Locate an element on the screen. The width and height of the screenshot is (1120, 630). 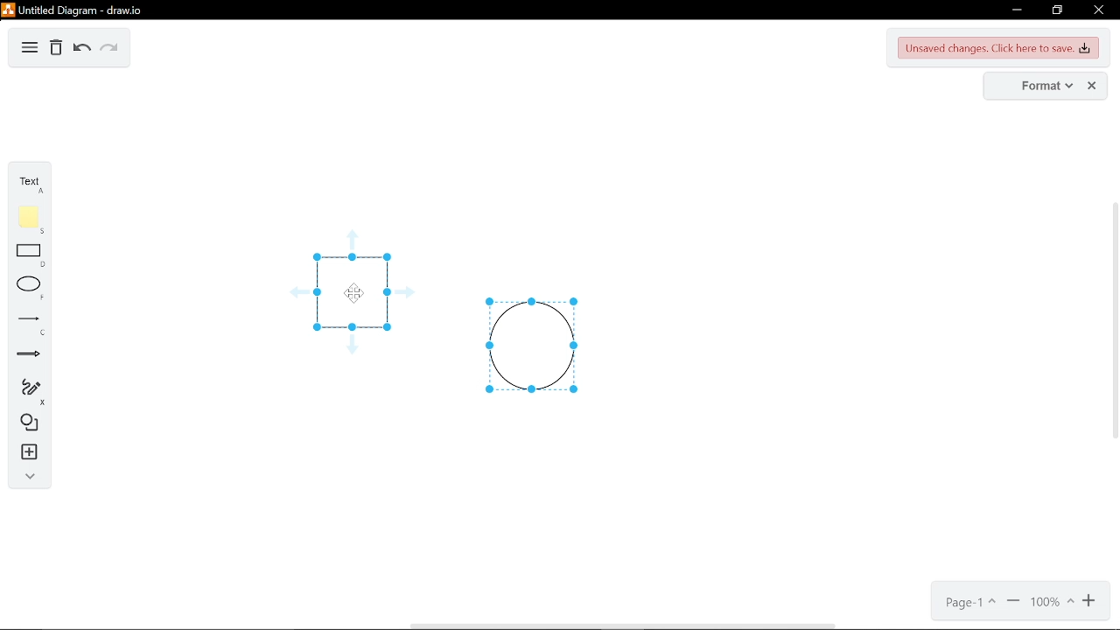
zoom out is located at coordinates (1013, 603).